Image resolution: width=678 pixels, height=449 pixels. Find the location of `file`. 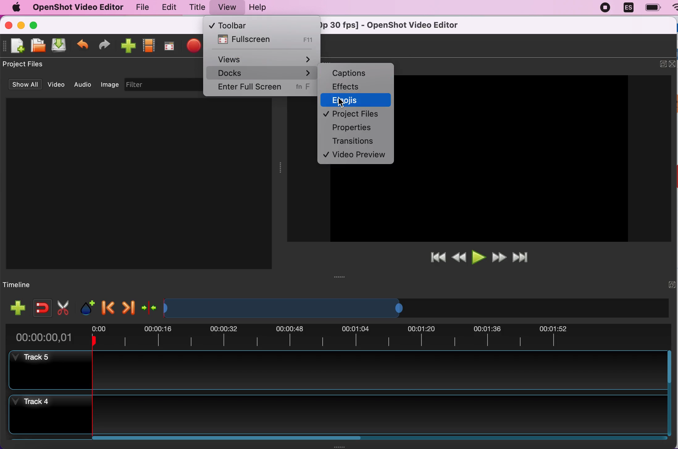

file is located at coordinates (140, 7).